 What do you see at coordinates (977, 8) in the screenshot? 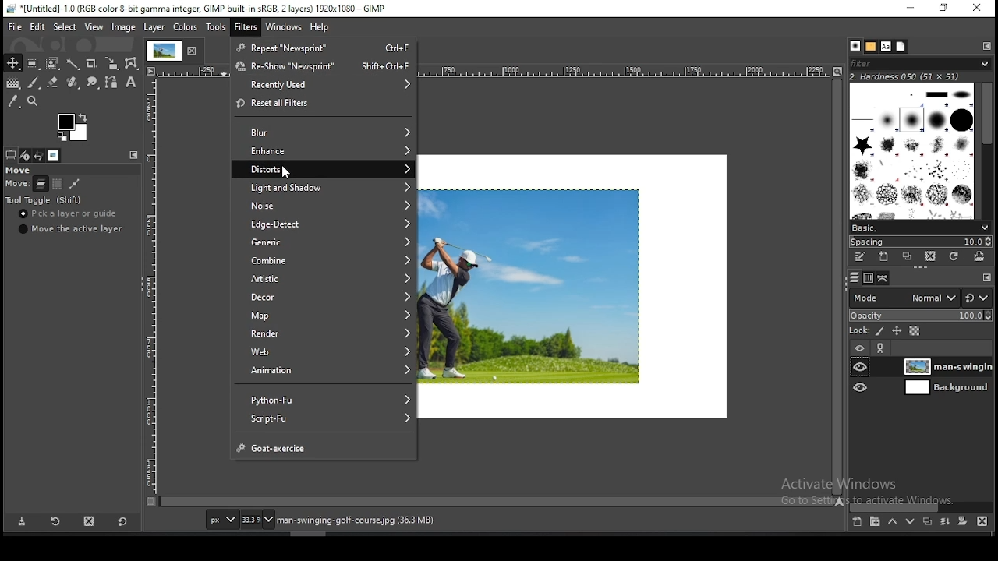
I see `close window` at bounding box center [977, 8].